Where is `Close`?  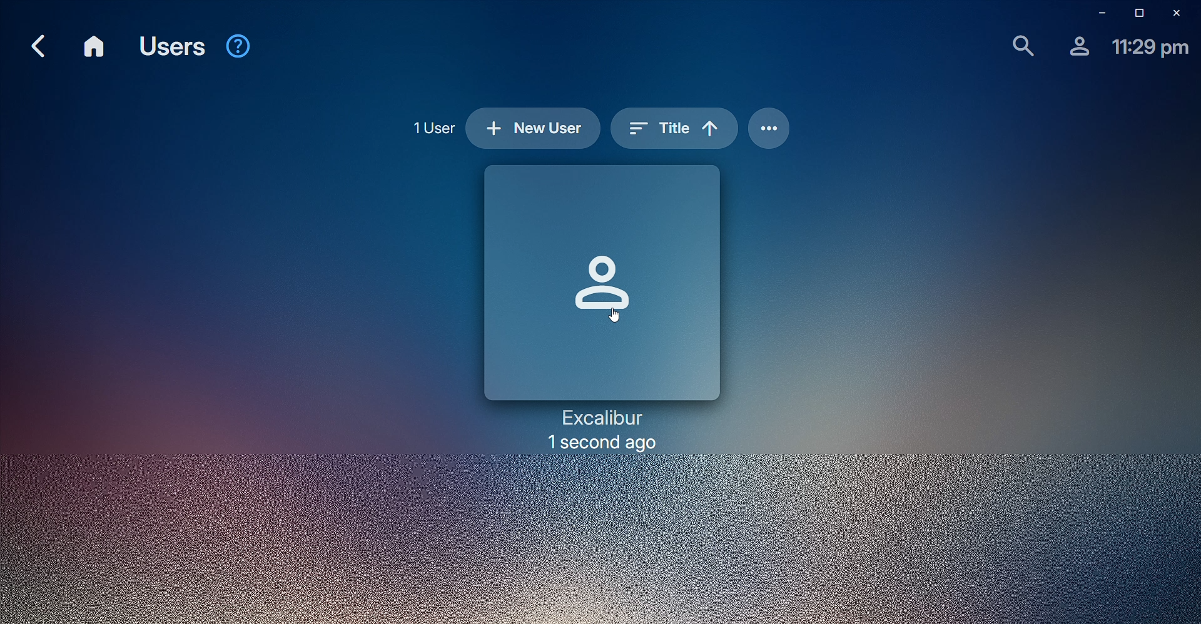 Close is located at coordinates (1180, 12).